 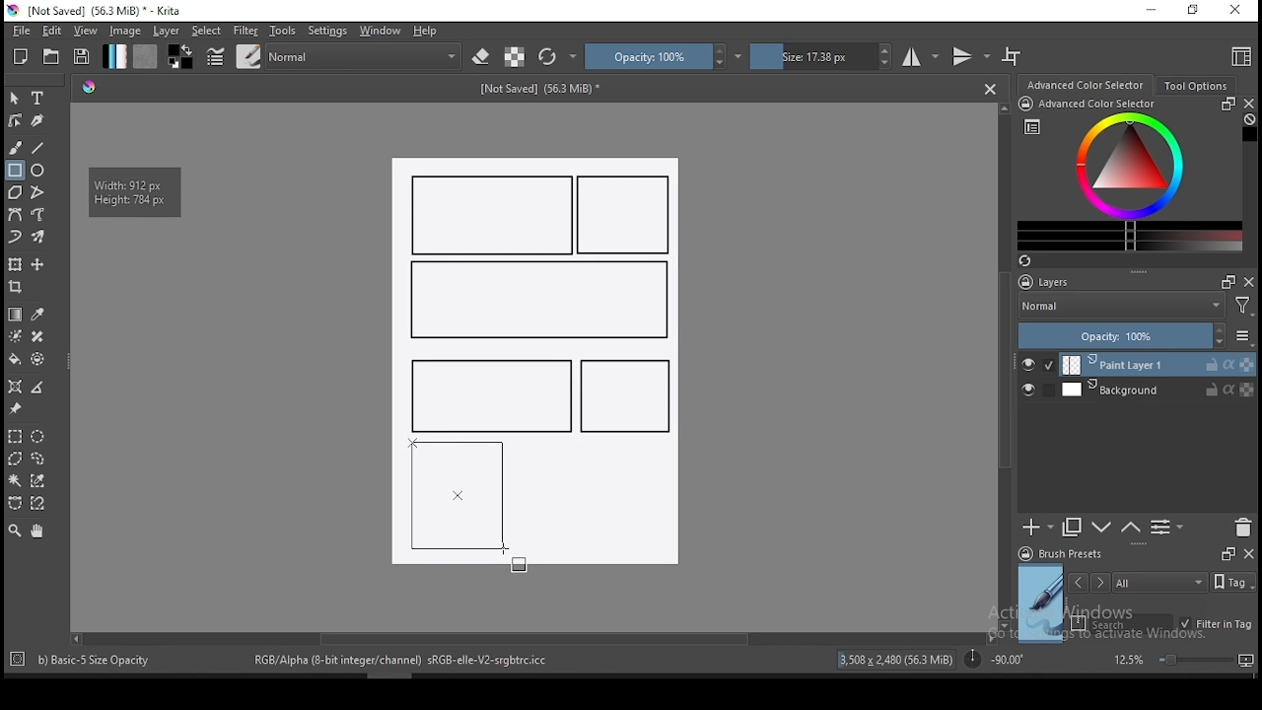 I want to click on polyline tool, so click(x=37, y=190).